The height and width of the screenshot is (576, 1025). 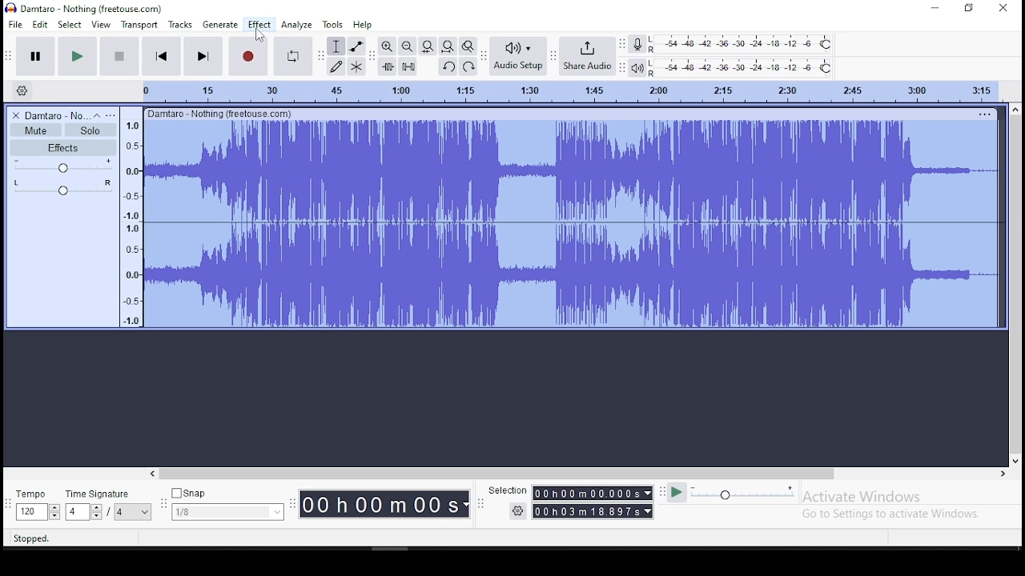 I want to click on track options, so click(x=985, y=113).